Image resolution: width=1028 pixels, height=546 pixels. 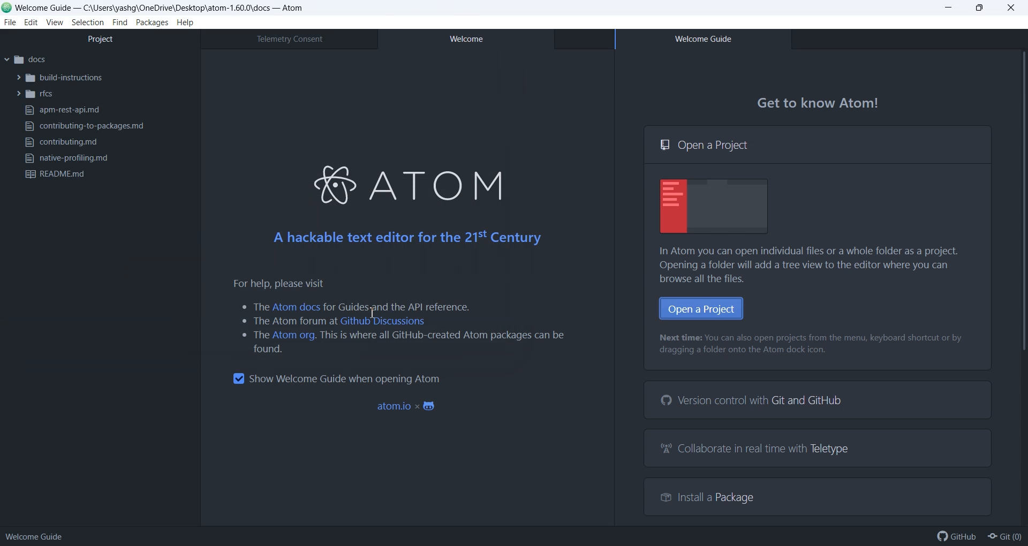 I want to click on README.md, so click(x=57, y=175).